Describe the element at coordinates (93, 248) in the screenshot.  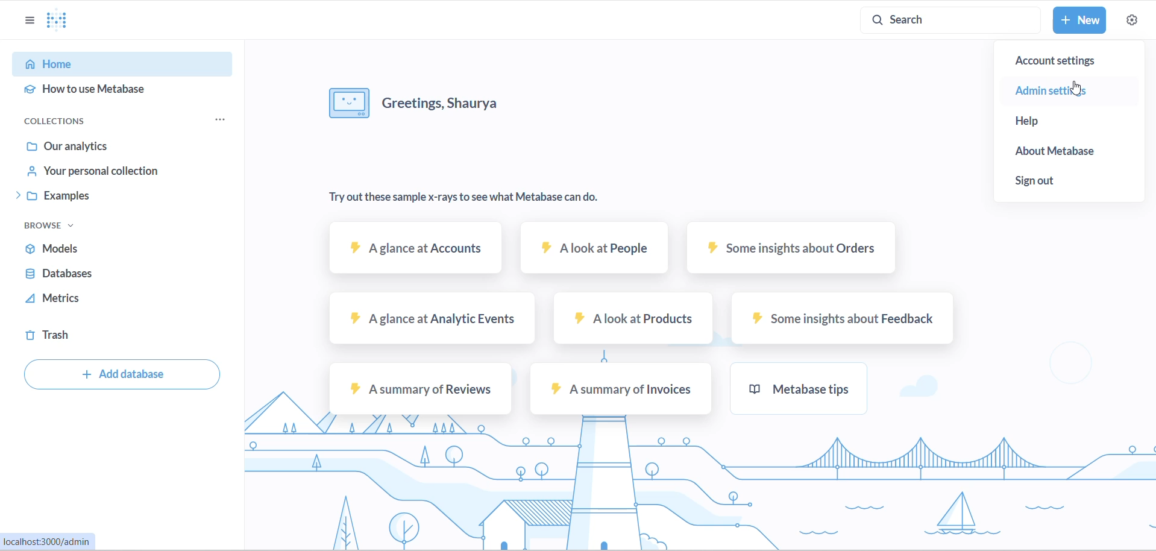
I see `models` at that location.